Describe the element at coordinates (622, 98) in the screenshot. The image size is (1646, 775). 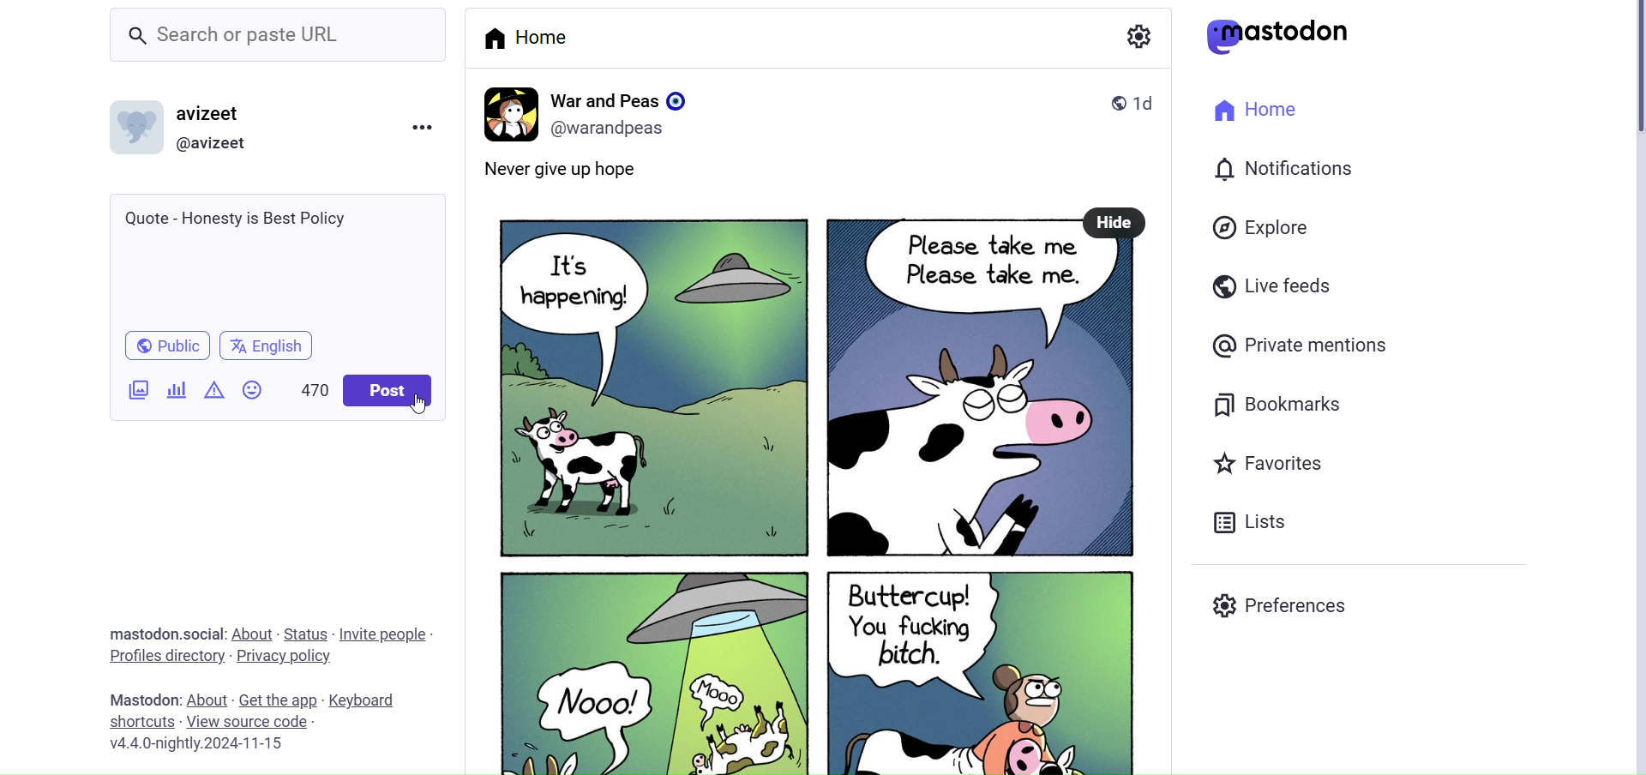
I see `War and Peas` at that location.